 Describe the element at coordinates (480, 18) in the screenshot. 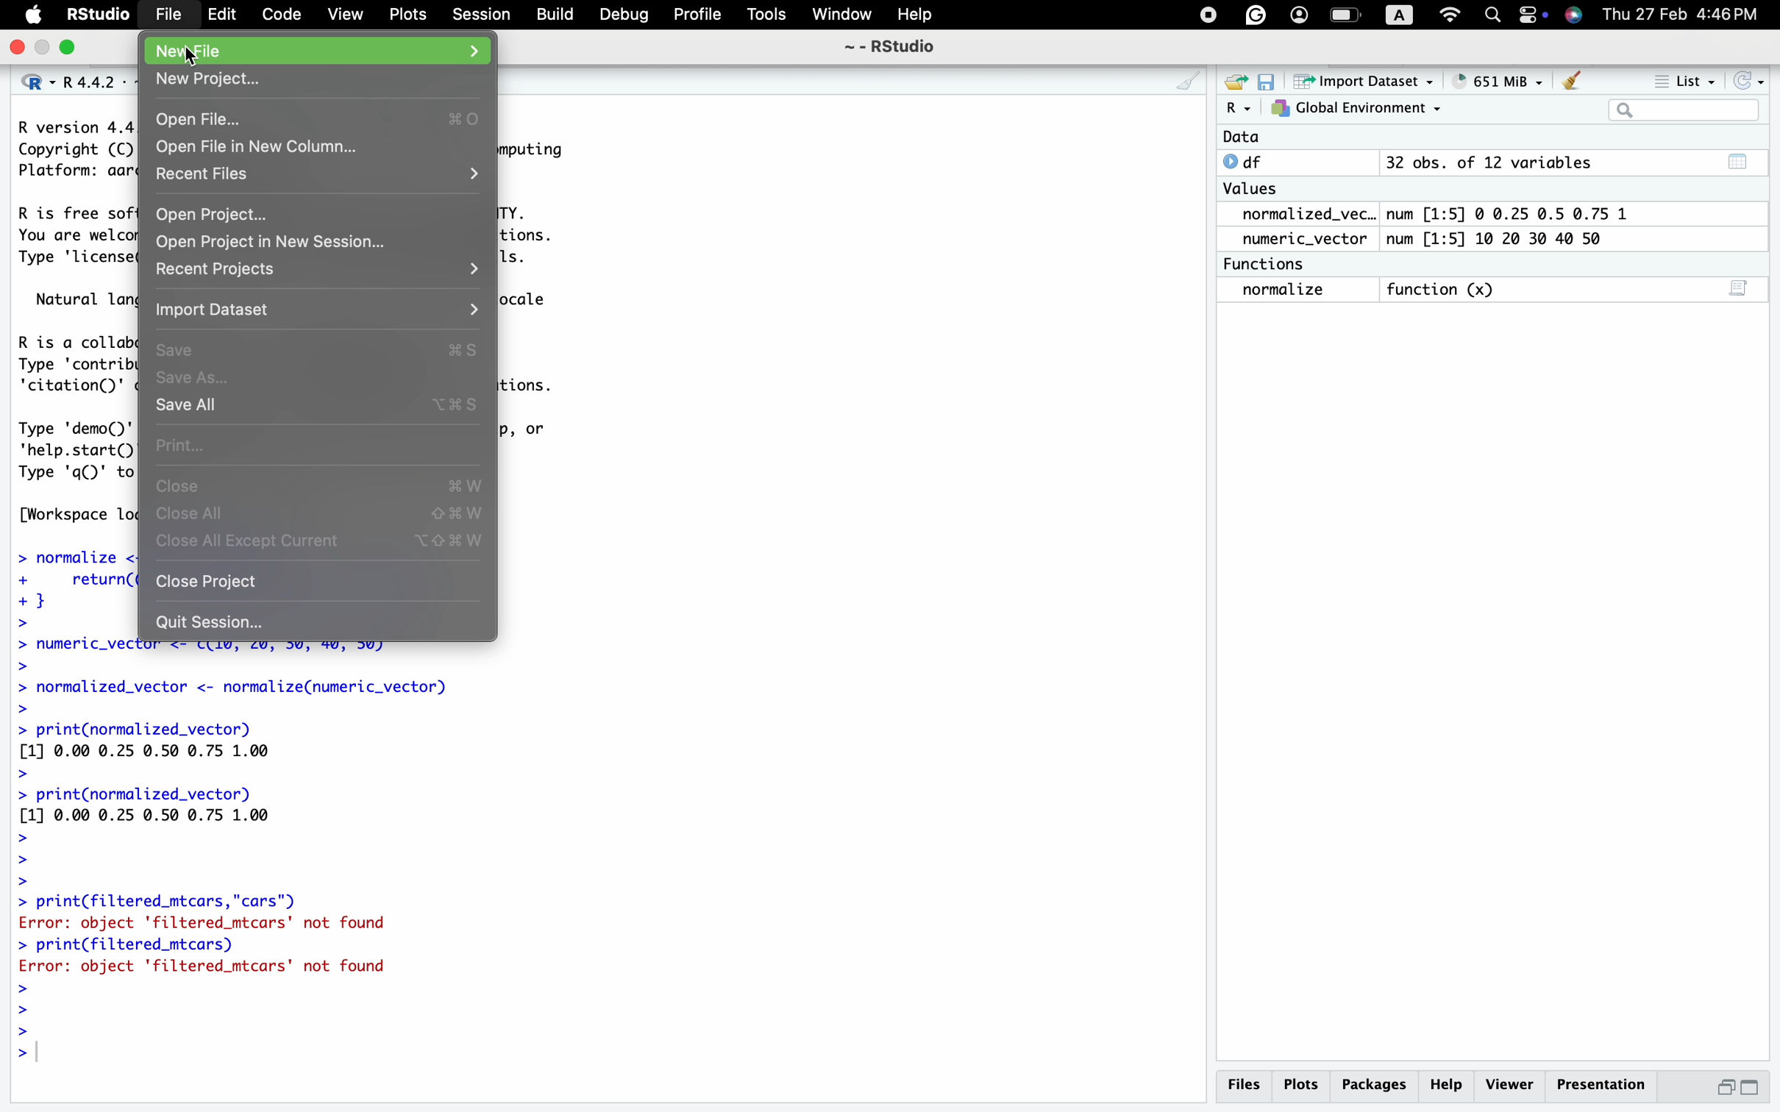

I see `Session` at that location.